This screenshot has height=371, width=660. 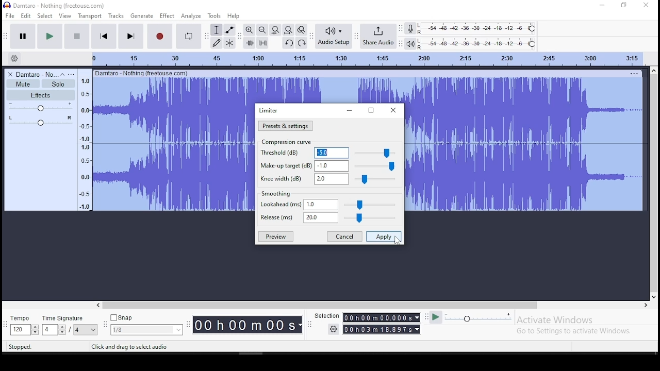 What do you see at coordinates (131, 347) in the screenshot?
I see `click and drag to select audio` at bounding box center [131, 347].